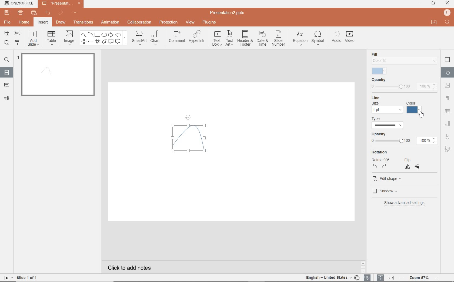  Describe the element at coordinates (6, 85) in the screenshot. I see `COMMENTS` at that location.